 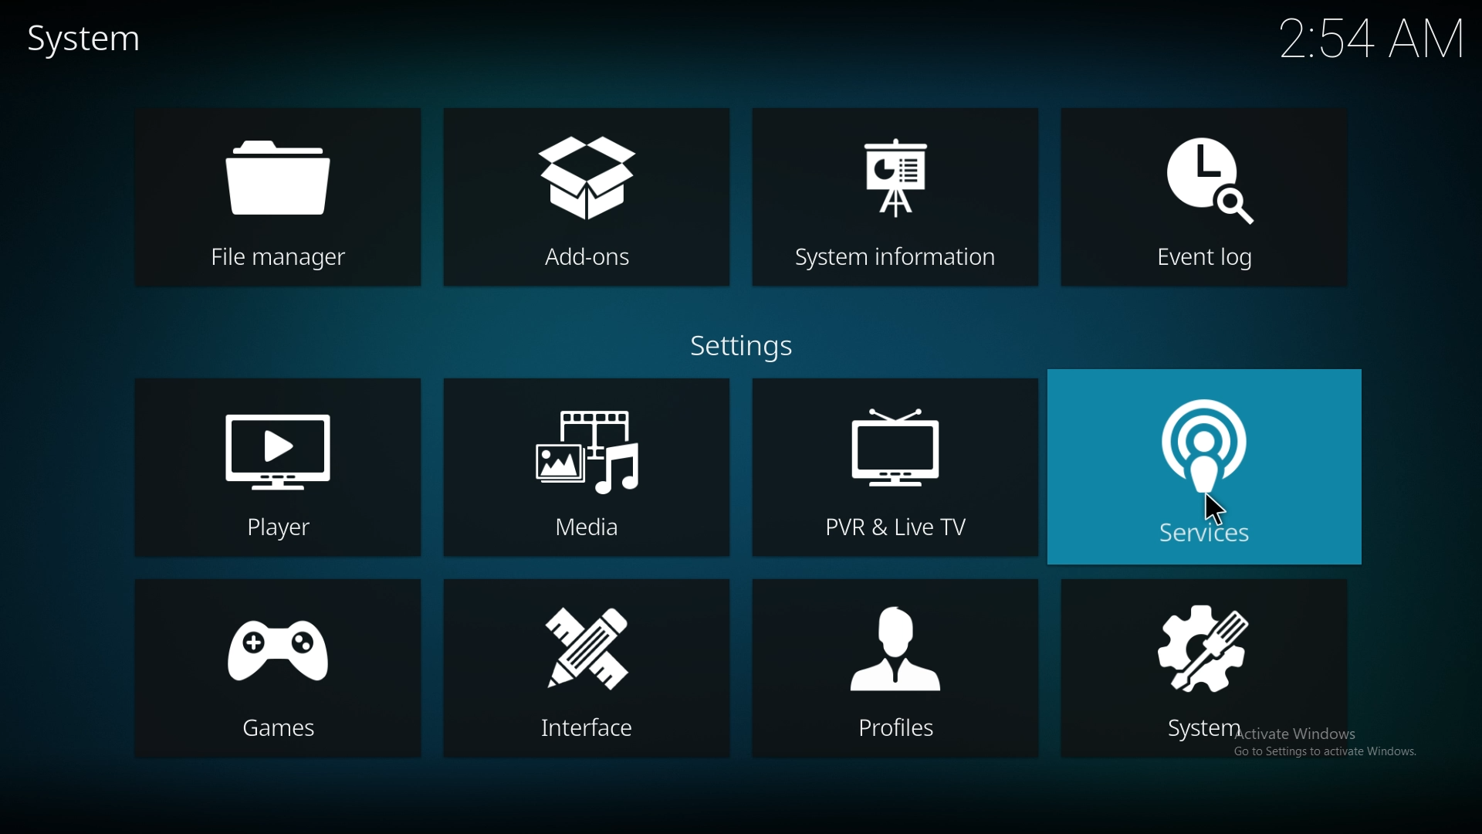 I want to click on system, so click(x=100, y=43).